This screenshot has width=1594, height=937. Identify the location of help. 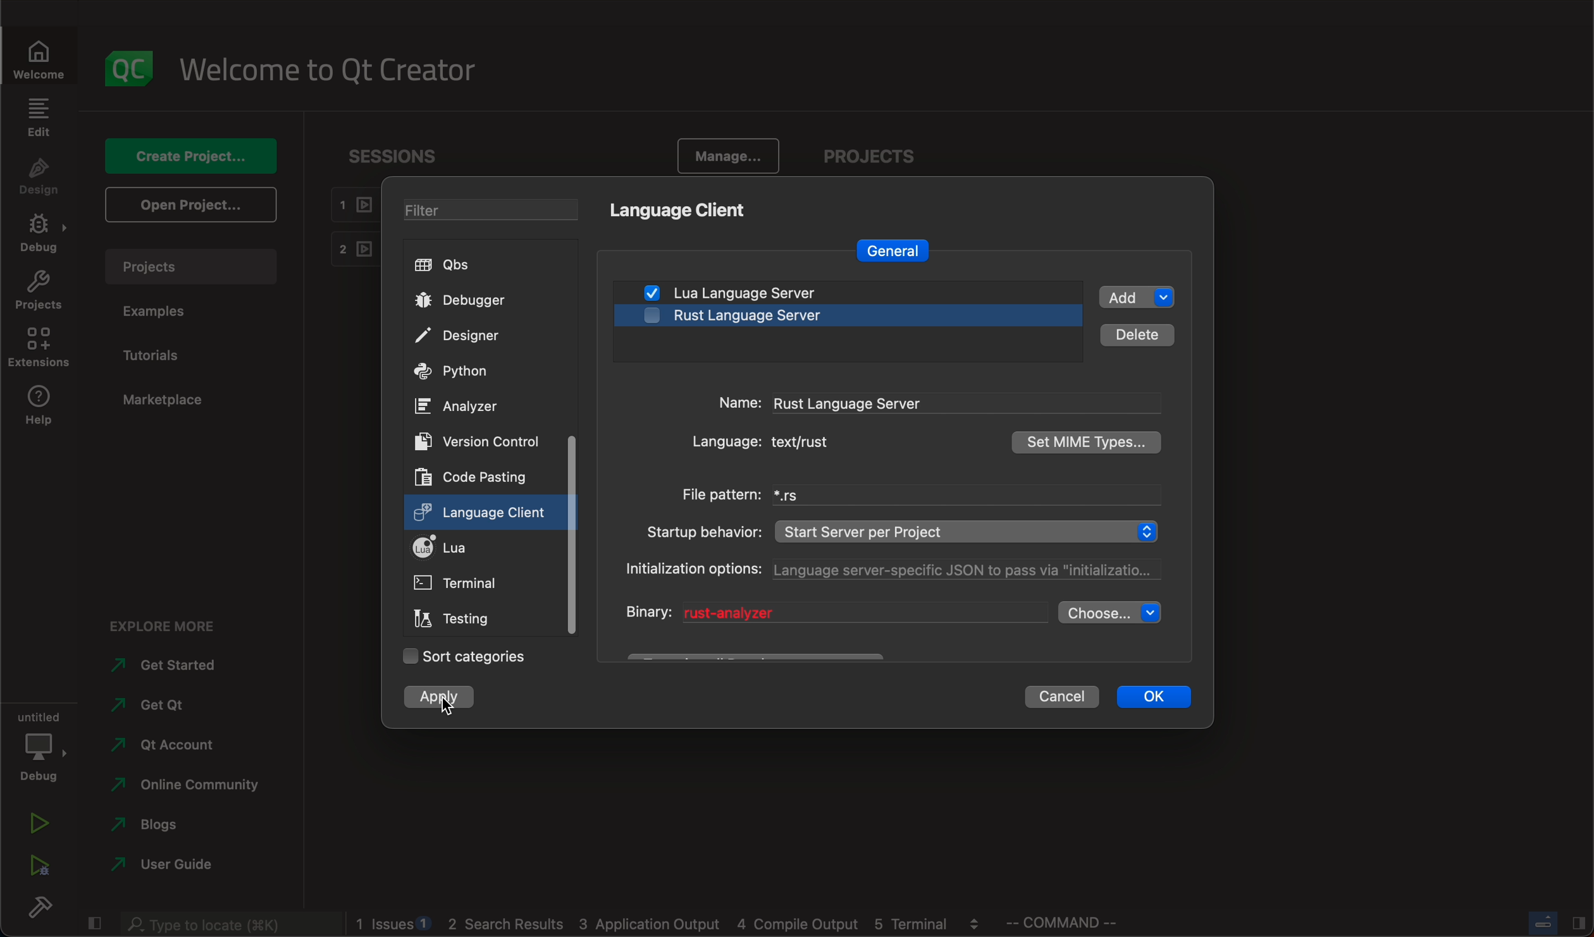
(40, 408).